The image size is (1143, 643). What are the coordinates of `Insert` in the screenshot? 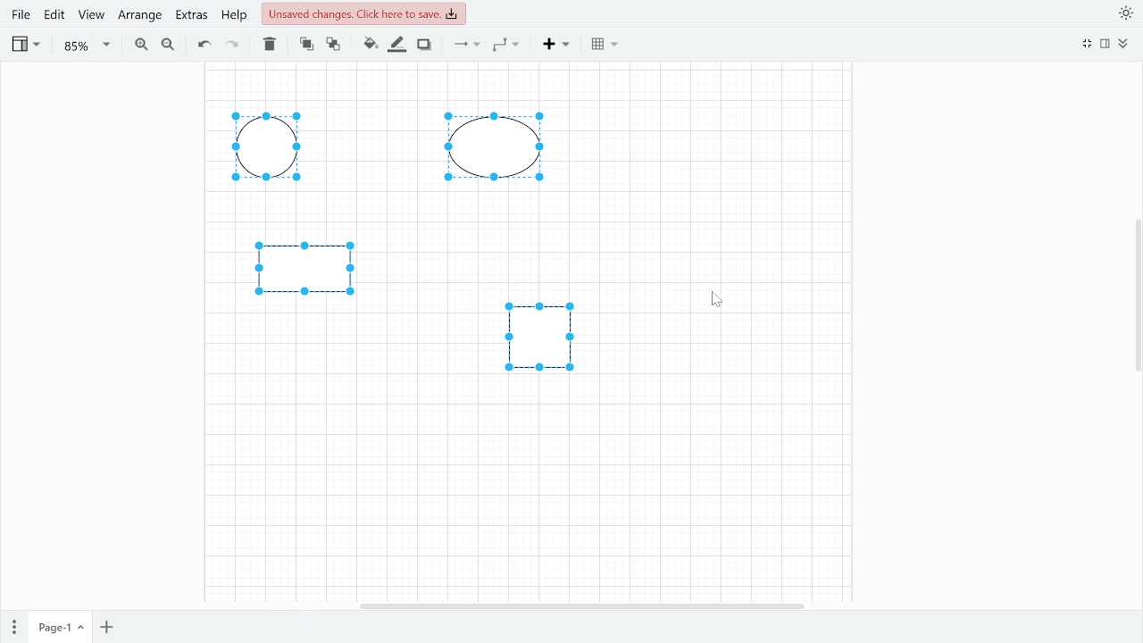 It's located at (559, 46).